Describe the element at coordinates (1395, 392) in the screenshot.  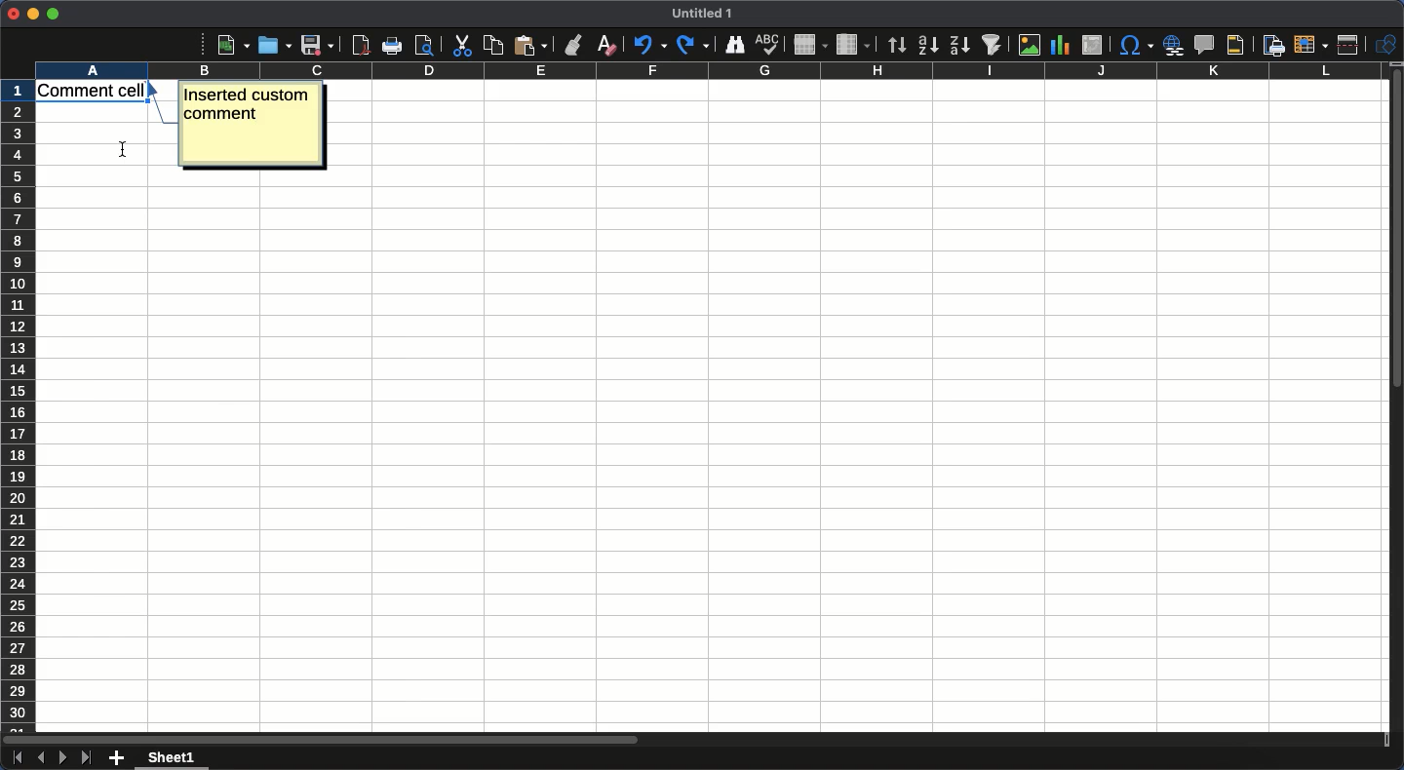
I see `Scroll` at that location.